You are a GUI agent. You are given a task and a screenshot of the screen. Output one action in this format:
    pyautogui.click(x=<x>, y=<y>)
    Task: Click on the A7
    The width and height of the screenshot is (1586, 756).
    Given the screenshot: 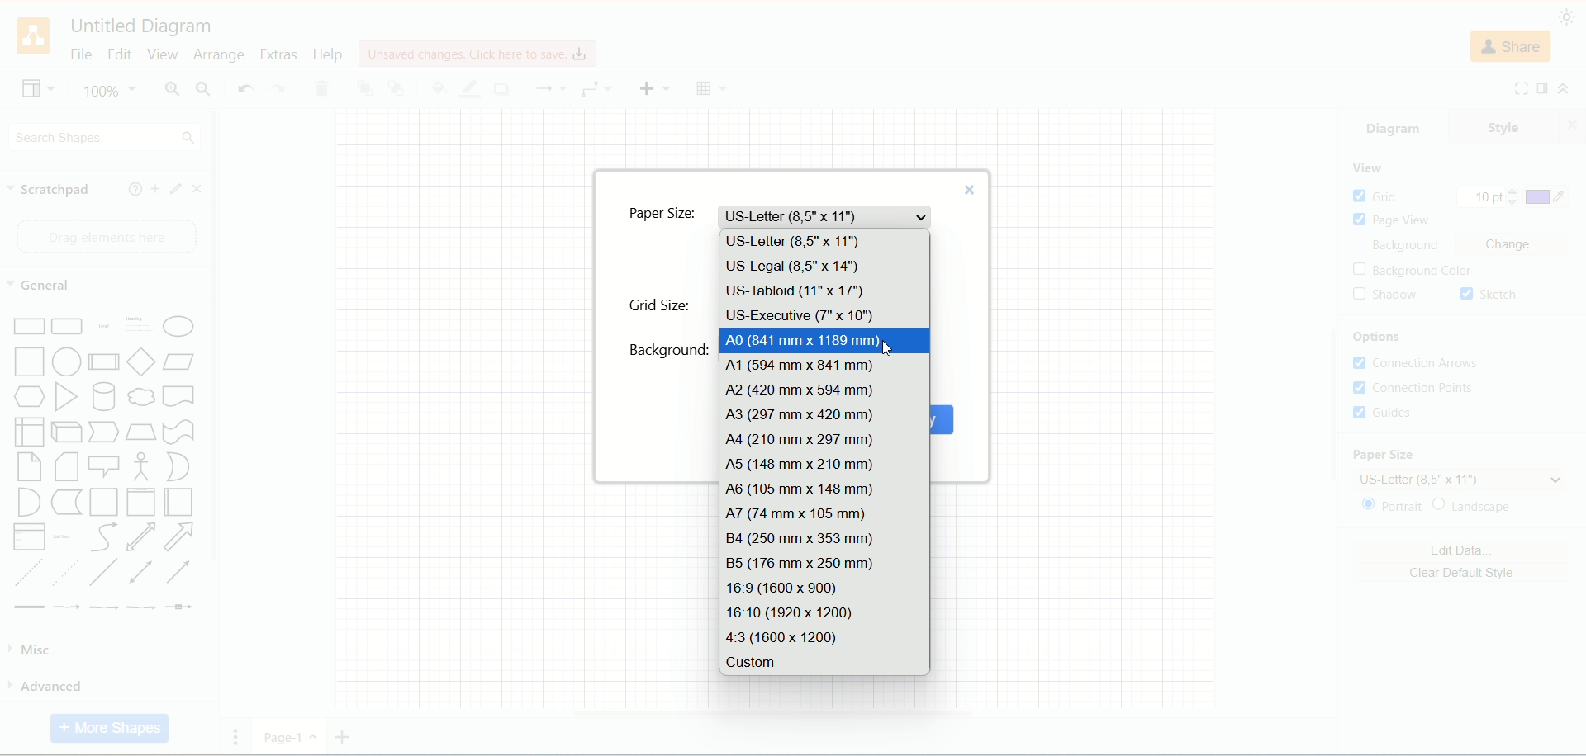 What is the action you would take?
    pyautogui.click(x=824, y=512)
    